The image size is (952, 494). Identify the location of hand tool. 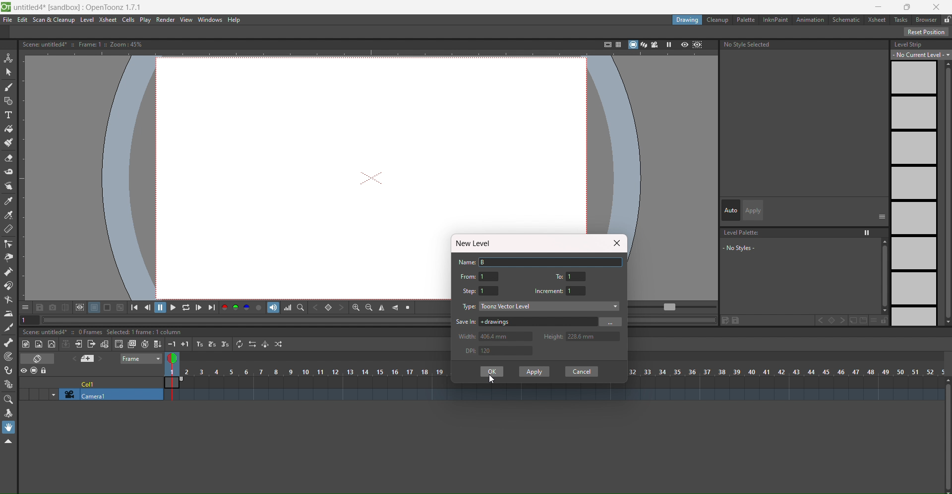
(9, 427).